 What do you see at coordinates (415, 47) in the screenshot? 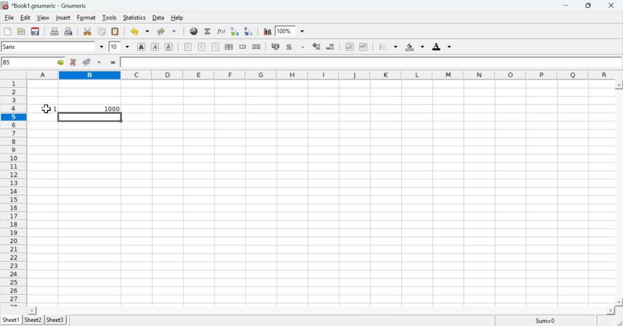
I see `Background` at bounding box center [415, 47].